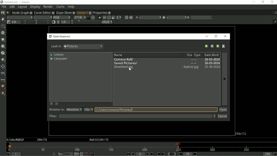  Describe the element at coordinates (76, 154) in the screenshot. I see `Set time display format` at that location.